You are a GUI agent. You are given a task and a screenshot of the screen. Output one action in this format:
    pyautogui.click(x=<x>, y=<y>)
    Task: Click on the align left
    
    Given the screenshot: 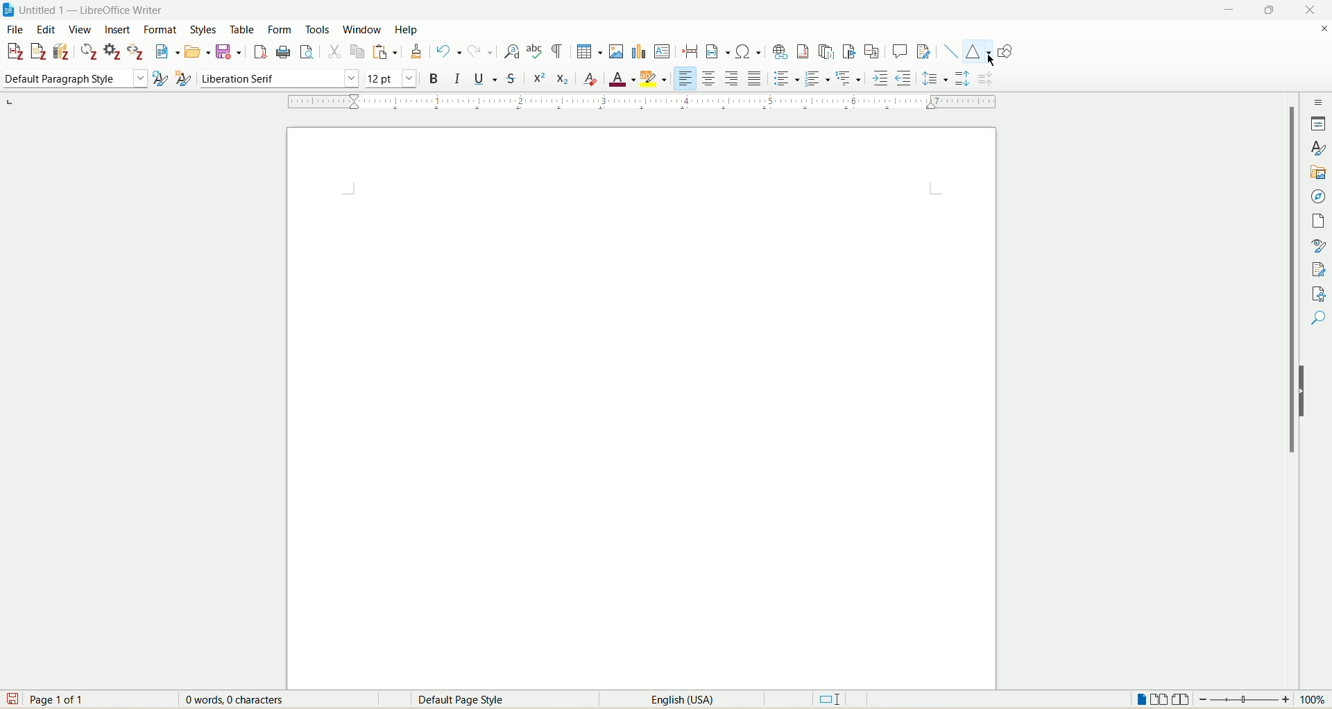 What is the action you would take?
    pyautogui.click(x=688, y=77)
    